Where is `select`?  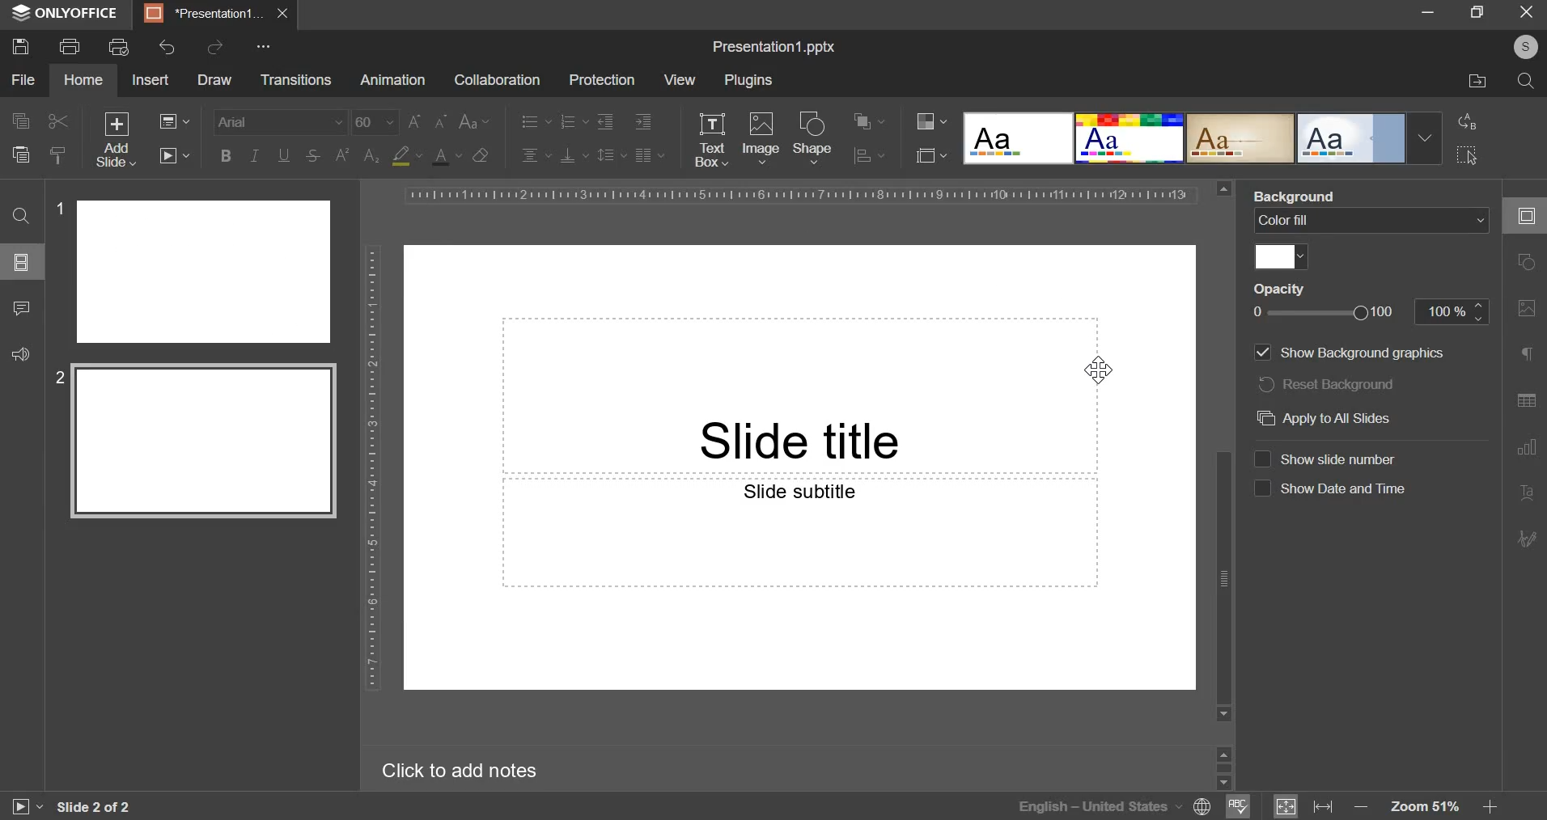 select is located at coordinates (1468, 154).